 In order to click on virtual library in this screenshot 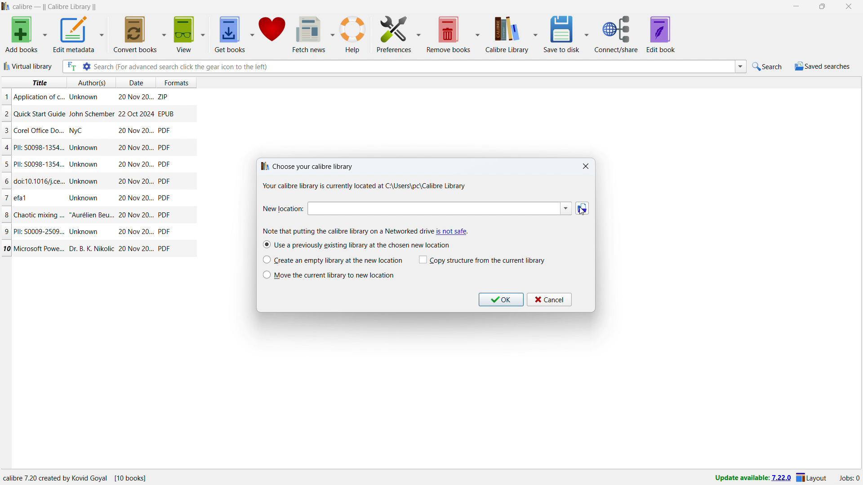, I will do `click(29, 66)`.